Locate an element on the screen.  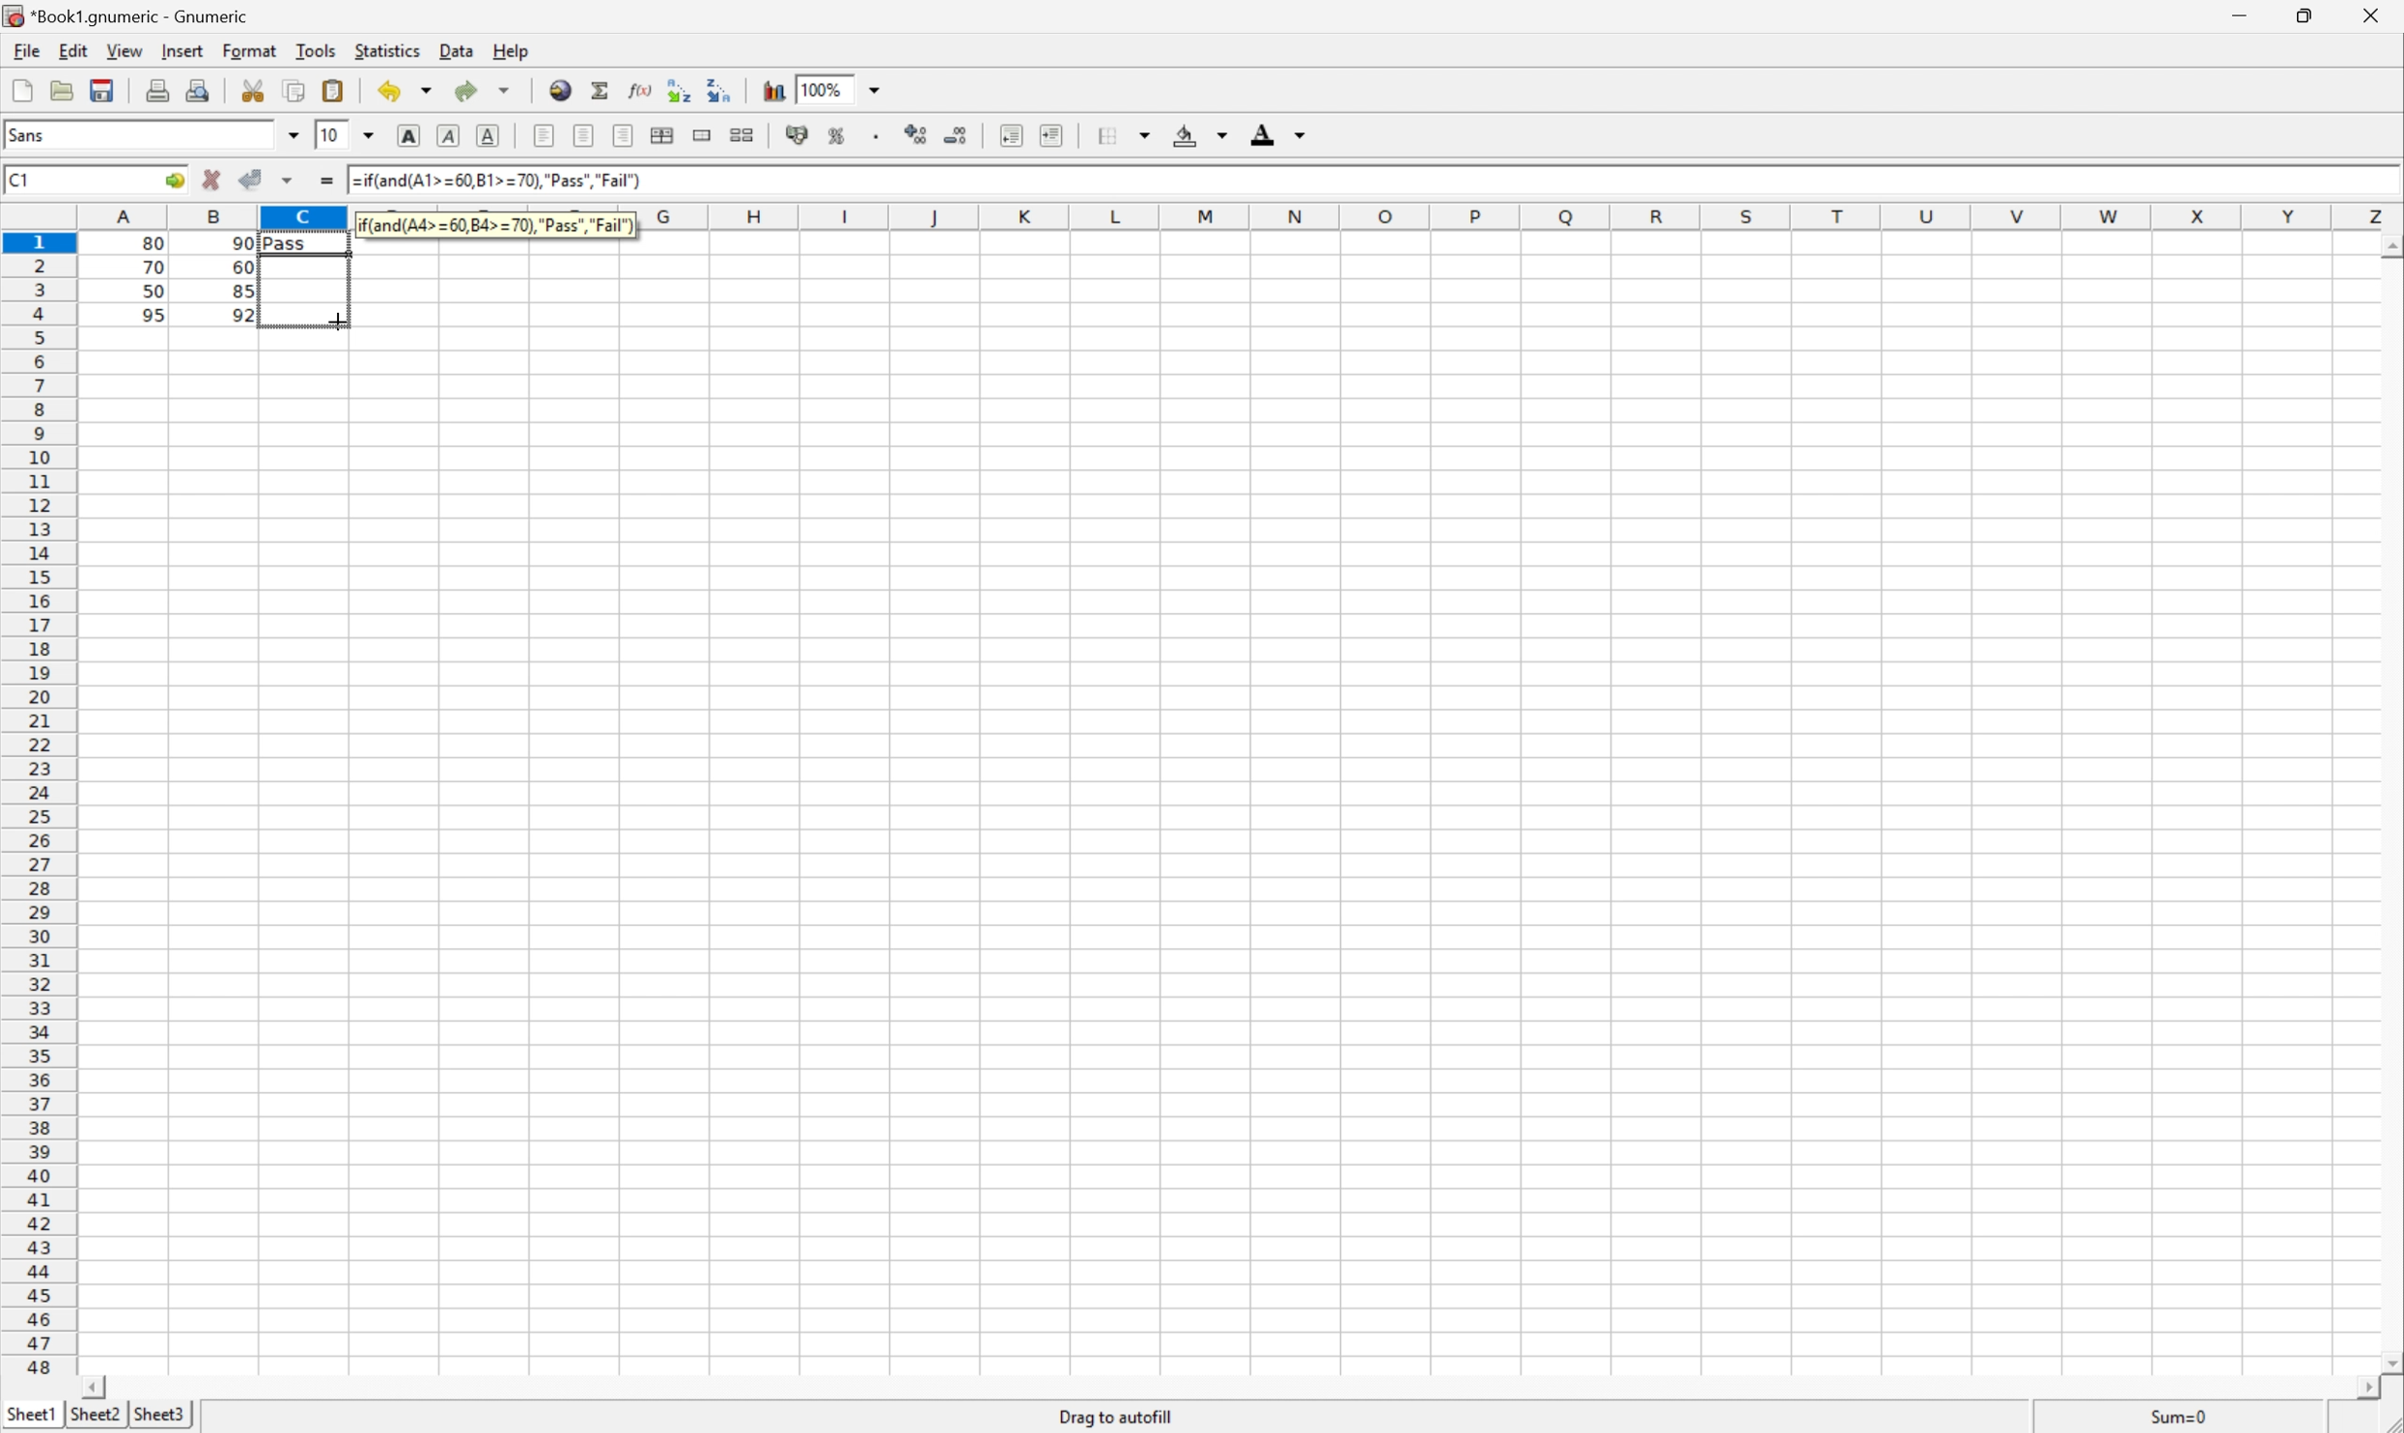
70 is located at coordinates (154, 270).